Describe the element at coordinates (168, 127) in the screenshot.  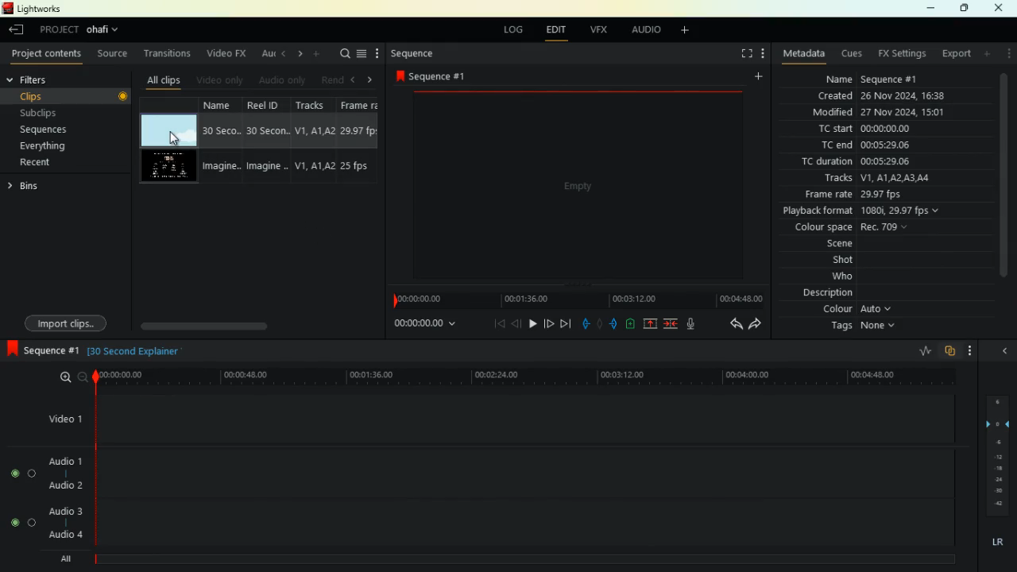
I see `video` at that location.